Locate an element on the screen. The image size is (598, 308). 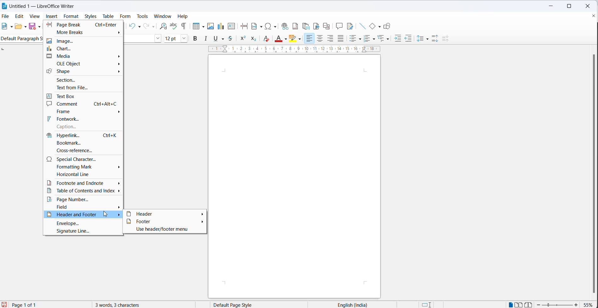
table grid is located at coordinates (202, 25).